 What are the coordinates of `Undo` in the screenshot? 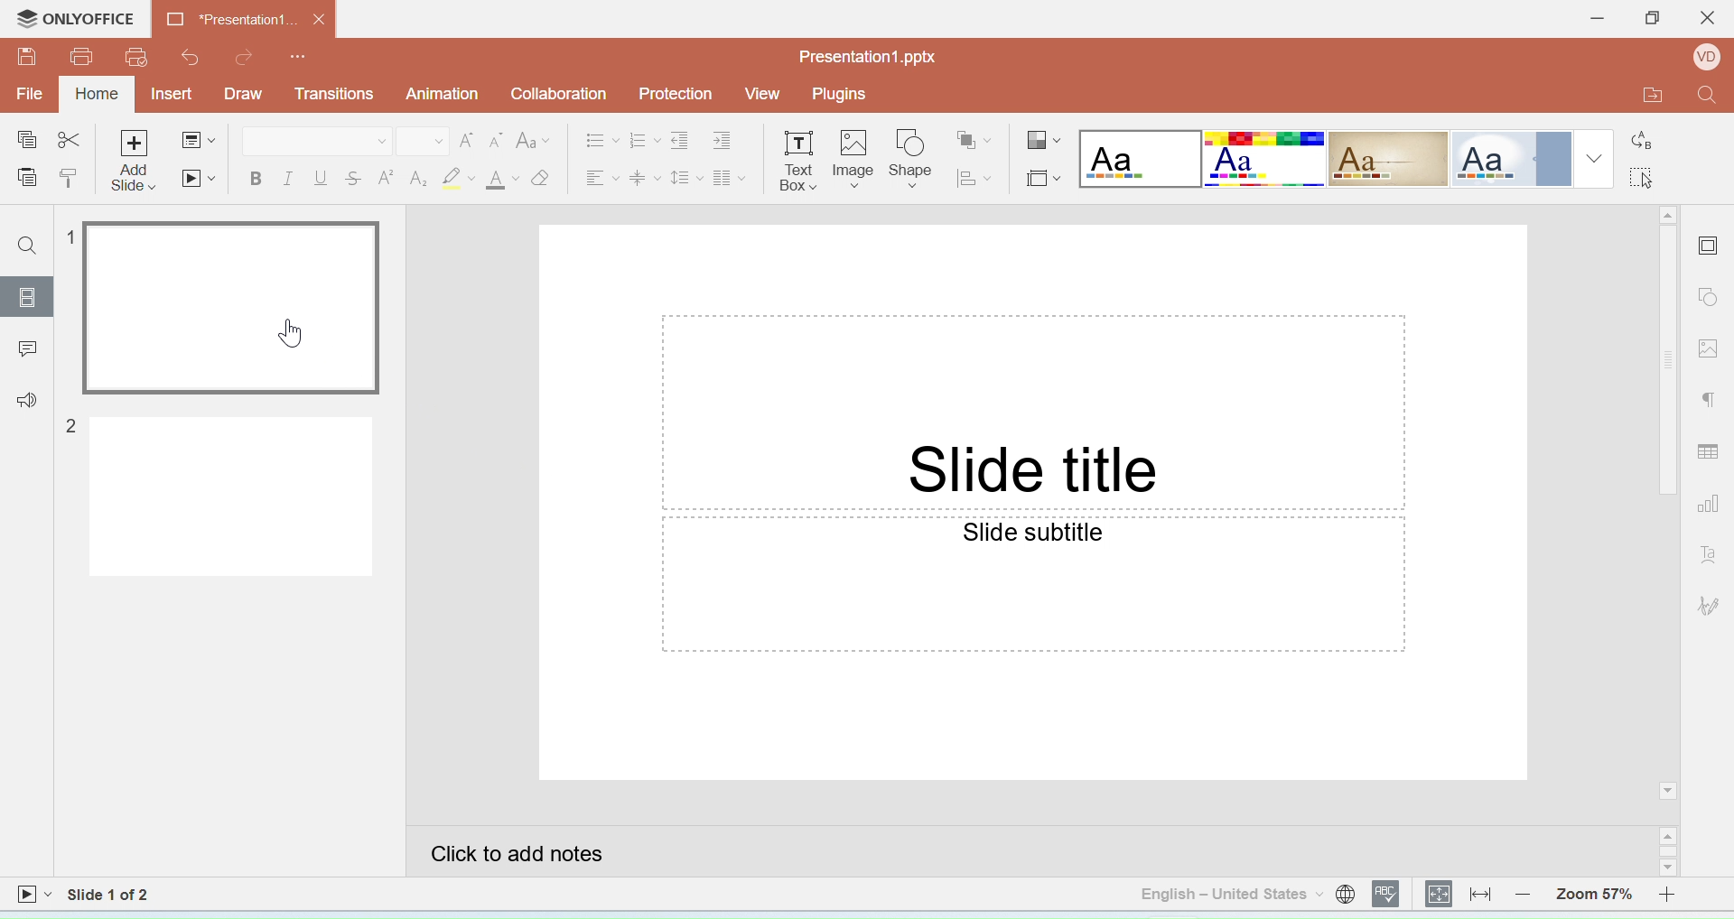 It's located at (187, 57).